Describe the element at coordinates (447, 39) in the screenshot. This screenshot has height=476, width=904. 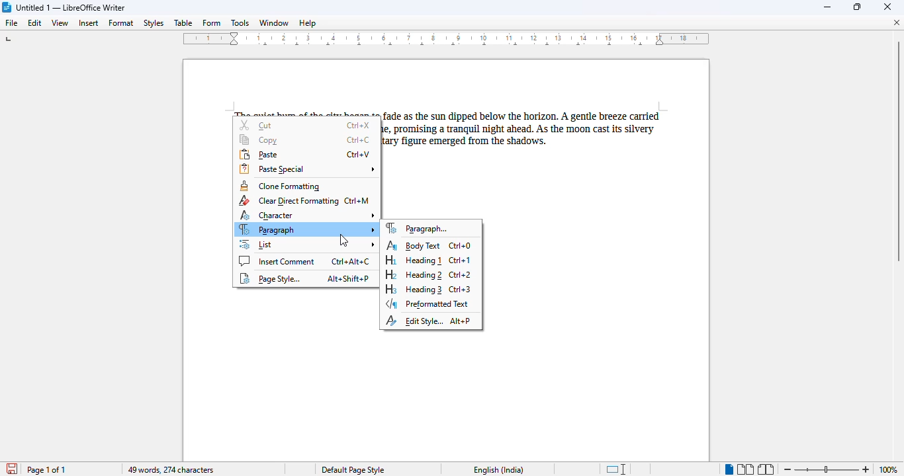
I see `ruler` at that location.